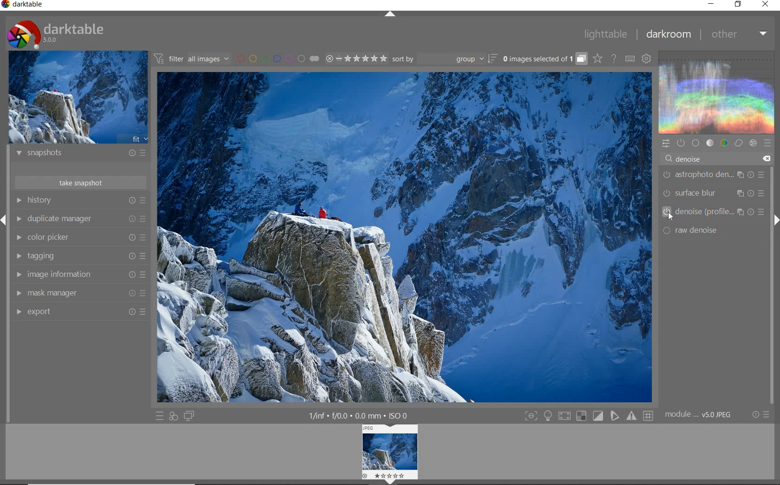  Describe the element at coordinates (695, 143) in the screenshot. I see `base` at that location.